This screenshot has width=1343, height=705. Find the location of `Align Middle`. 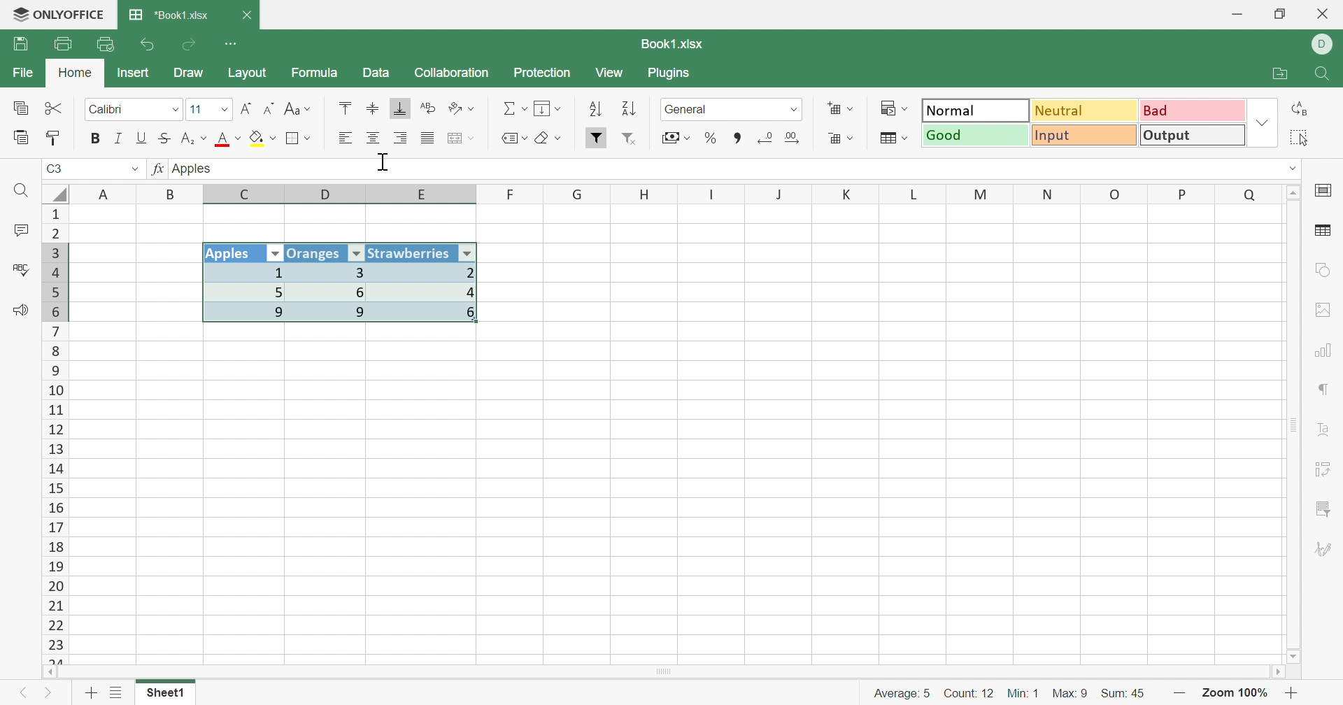

Align Middle is located at coordinates (373, 109).